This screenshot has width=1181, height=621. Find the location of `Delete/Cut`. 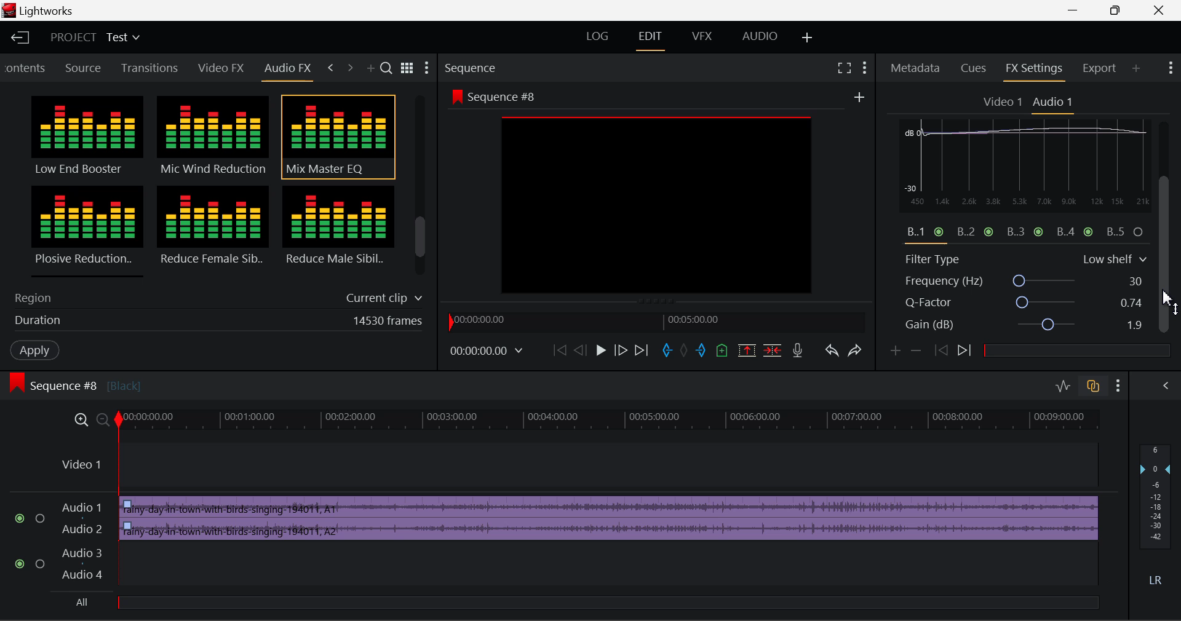

Delete/Cut is located at coordinates (774, 351).